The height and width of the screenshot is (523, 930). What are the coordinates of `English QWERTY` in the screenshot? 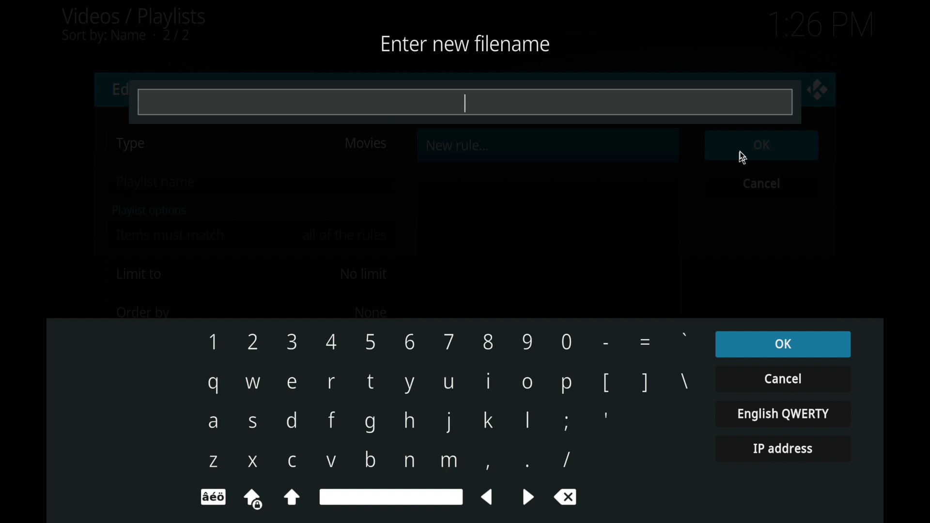 It's located at (782, 413).